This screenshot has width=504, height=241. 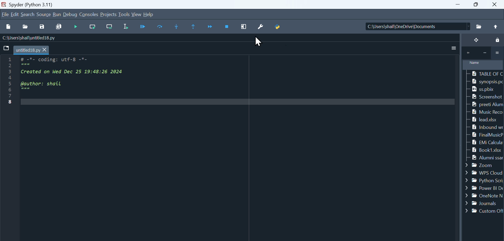 I want to click on Inbound w.., so click(x=485, y=127).